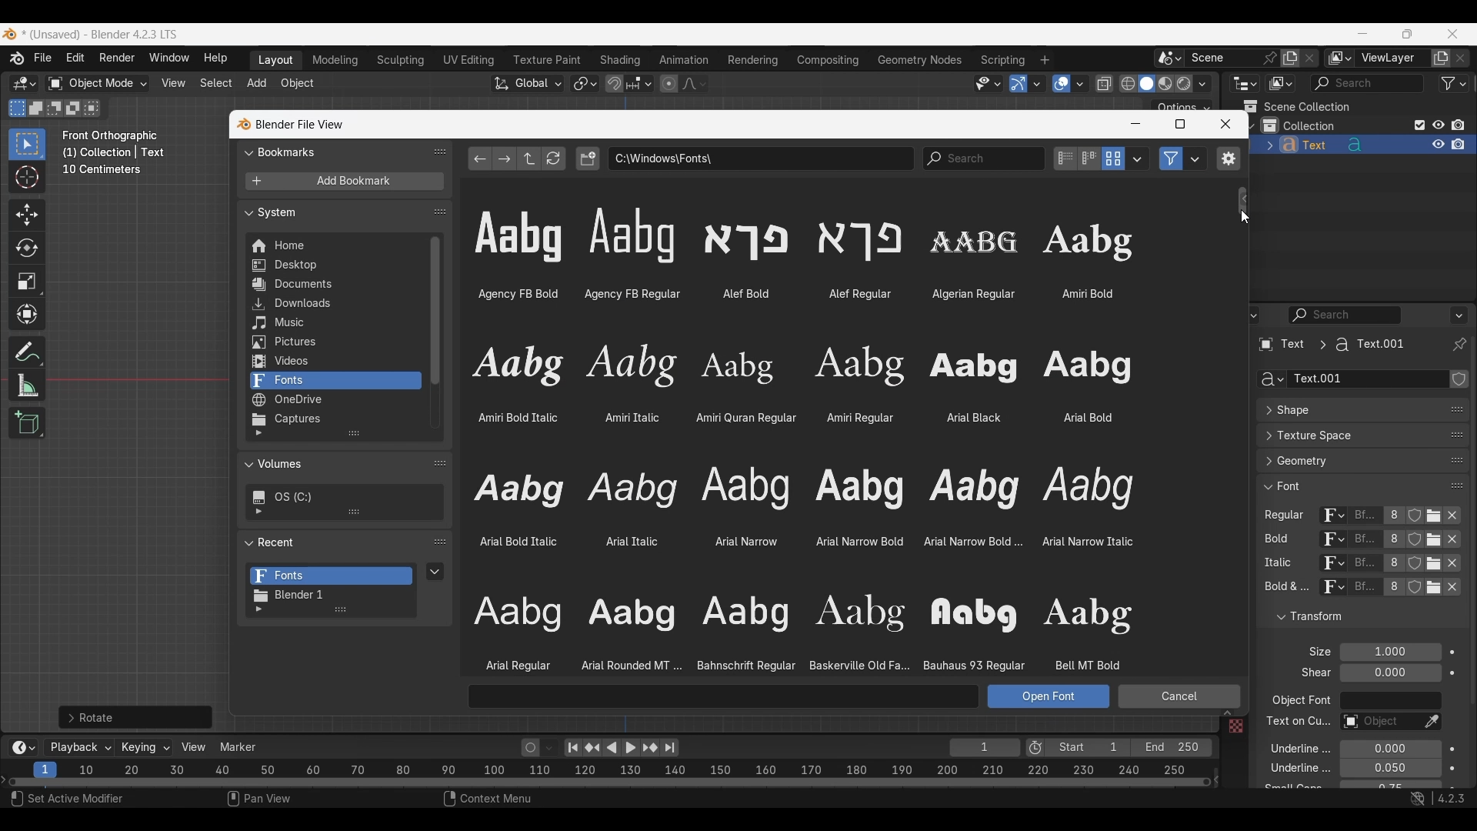  I want to click on select, so click(95, 108).